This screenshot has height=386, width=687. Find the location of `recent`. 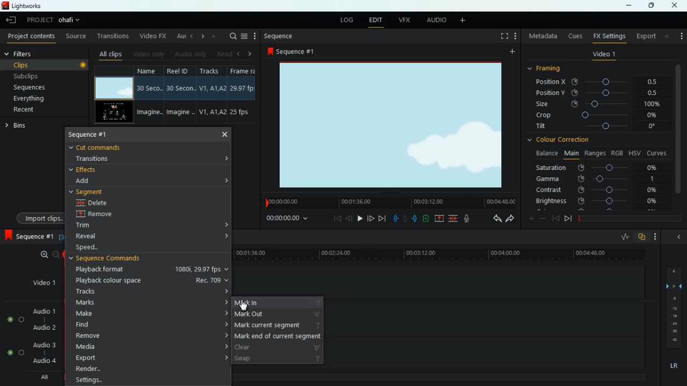

recent is located at coordinates (25, 110).